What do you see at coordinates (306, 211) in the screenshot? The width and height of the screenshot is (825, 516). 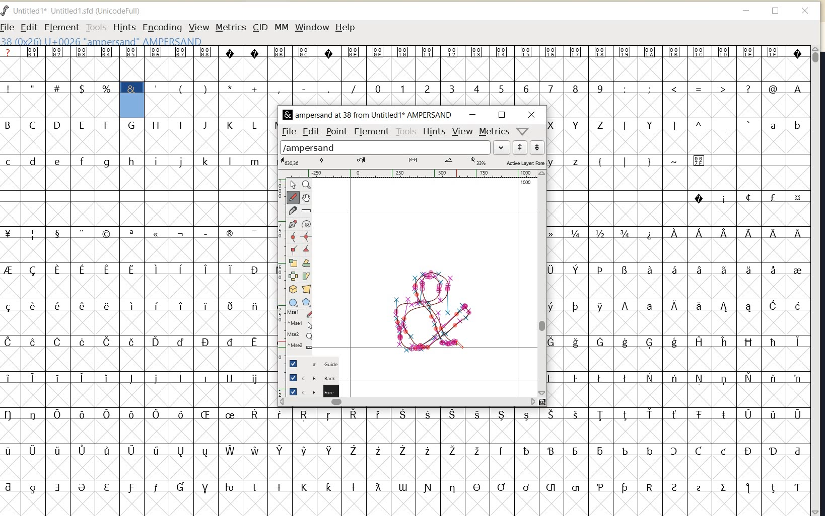 I see `measure distance, angle between points` at bounding box center [306, 211].